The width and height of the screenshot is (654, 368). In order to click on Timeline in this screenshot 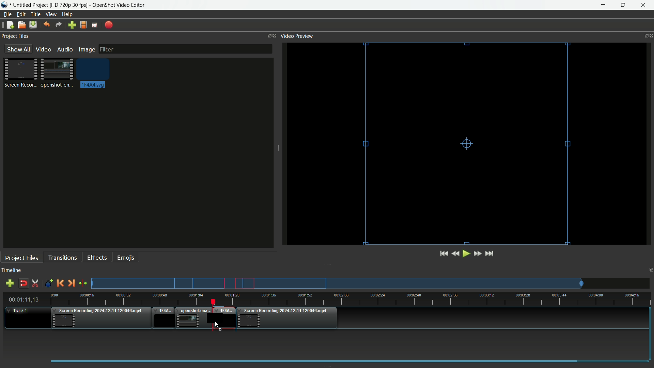, I will do `click(11, 271)`.